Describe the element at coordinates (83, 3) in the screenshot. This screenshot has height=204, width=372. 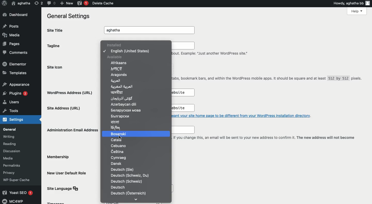
I see `Yoast` at that location.